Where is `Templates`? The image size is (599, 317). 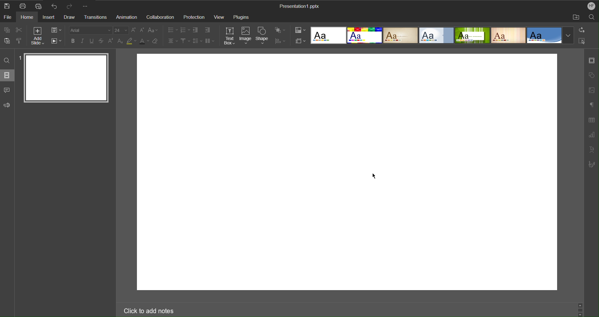
Templates is located at coordinates (435, 35).